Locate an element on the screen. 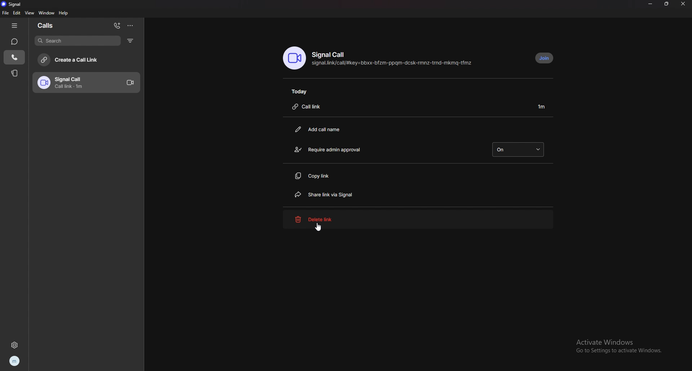  call link is located at coordinates (311, 106).